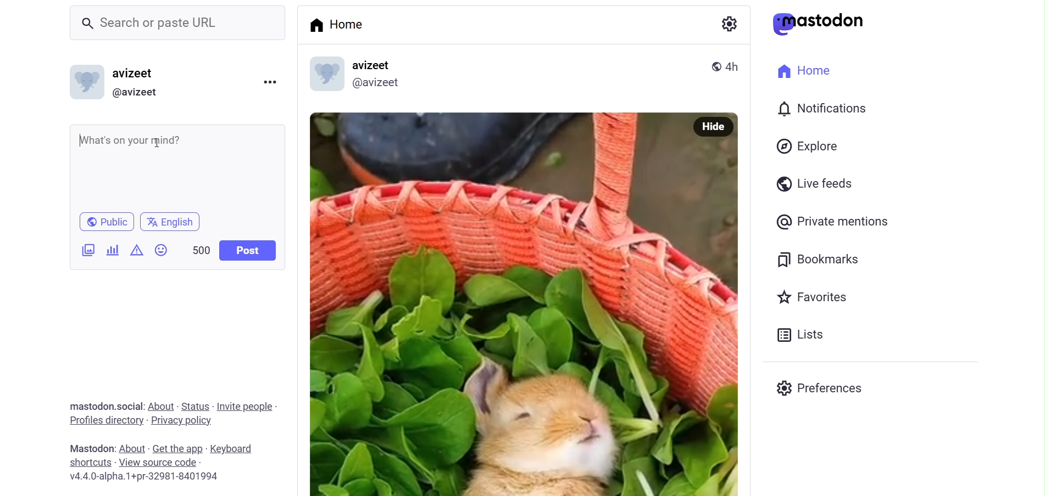  I want to click on about, so click(134, 447).